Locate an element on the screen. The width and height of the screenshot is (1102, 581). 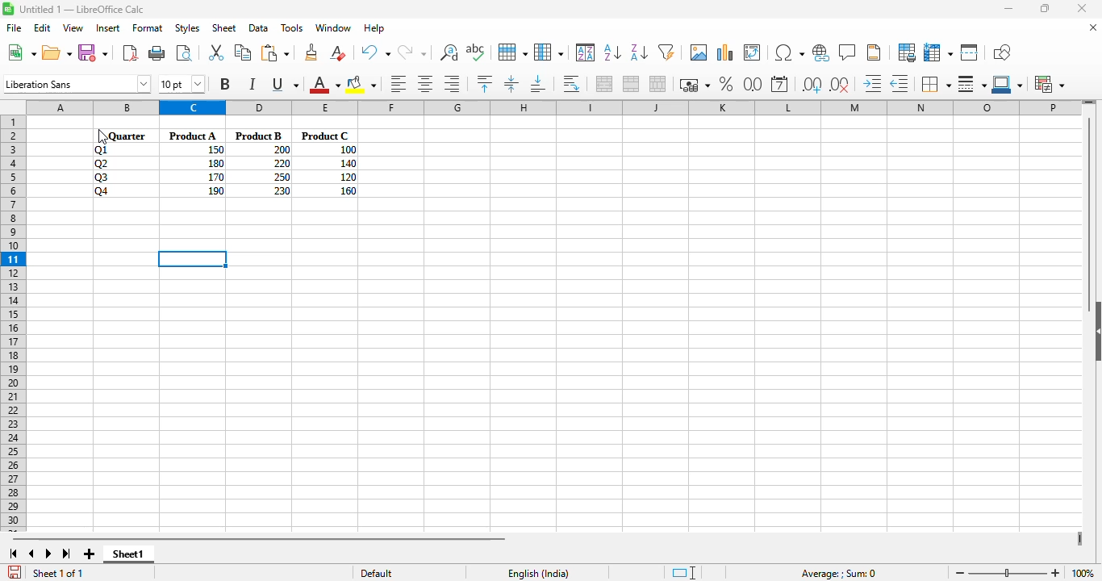
delete decimal is located at coordinates (840, 84).